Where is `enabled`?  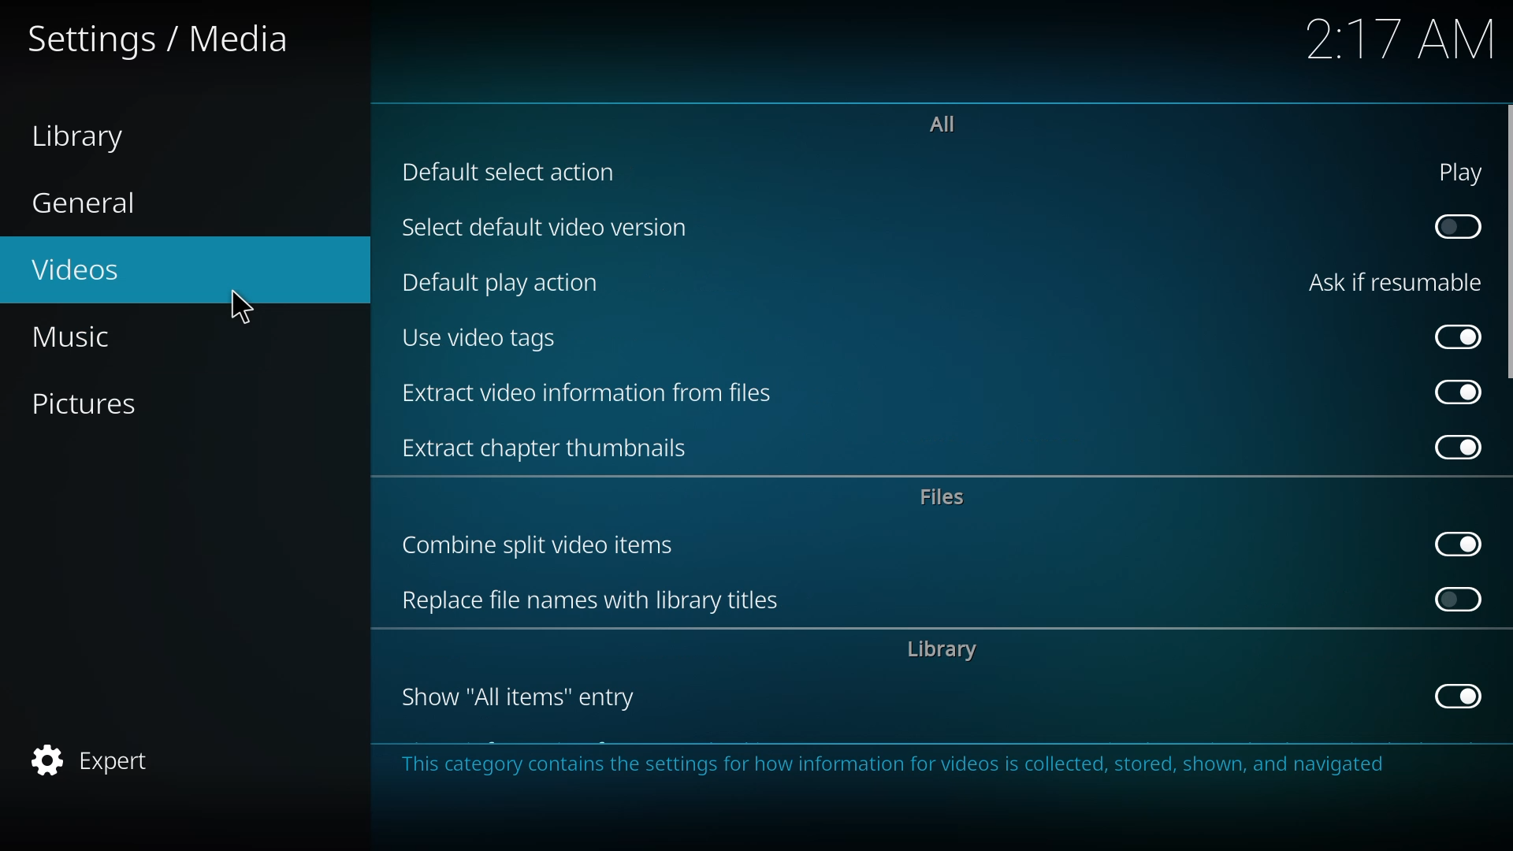 enabled is located at coordinates (1448, 335).